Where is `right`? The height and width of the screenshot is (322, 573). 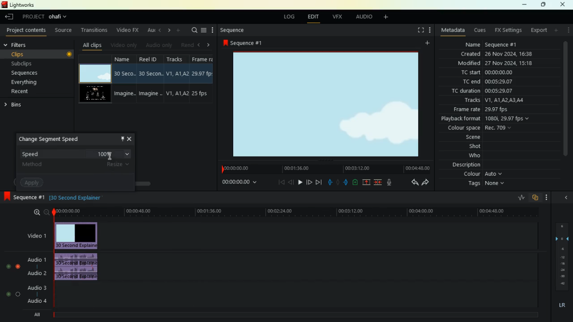
right is located at coordinates (170, 30).